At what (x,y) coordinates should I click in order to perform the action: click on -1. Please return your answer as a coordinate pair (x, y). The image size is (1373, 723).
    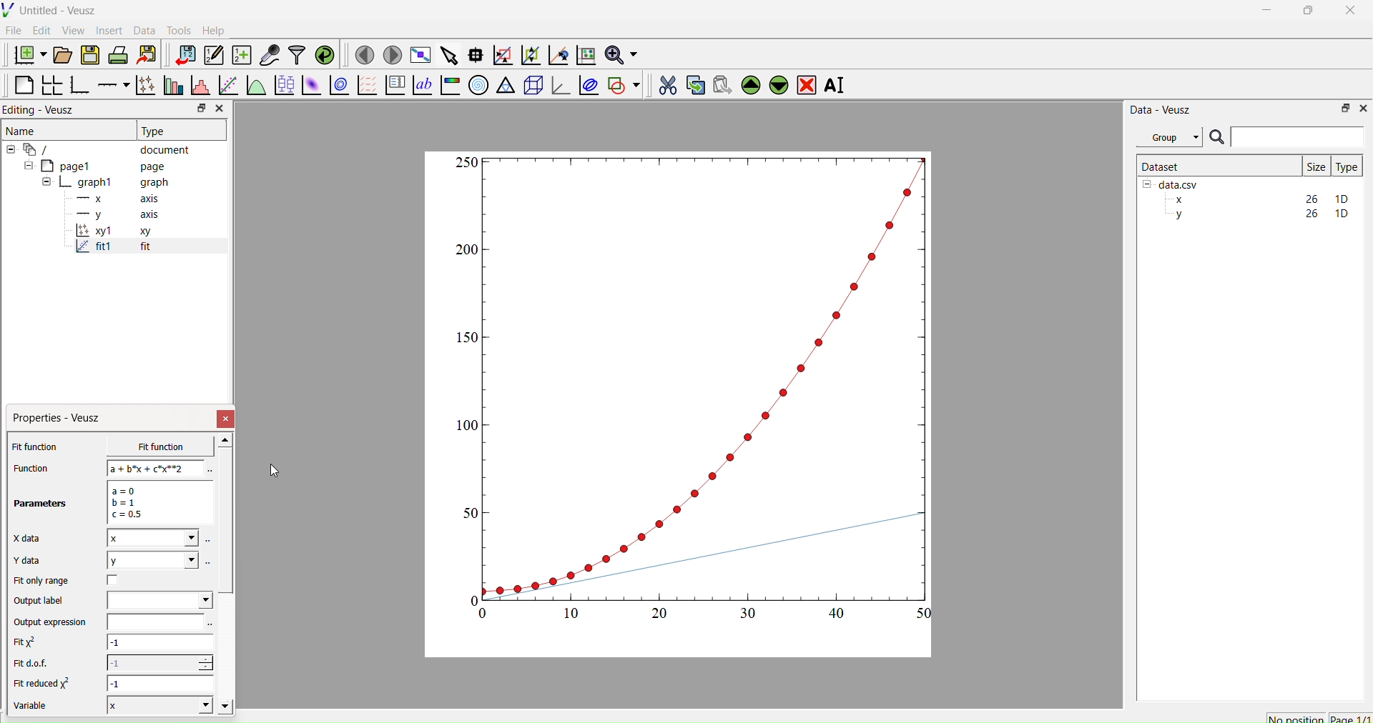
    Looking at the image, I should click on (159, 662).